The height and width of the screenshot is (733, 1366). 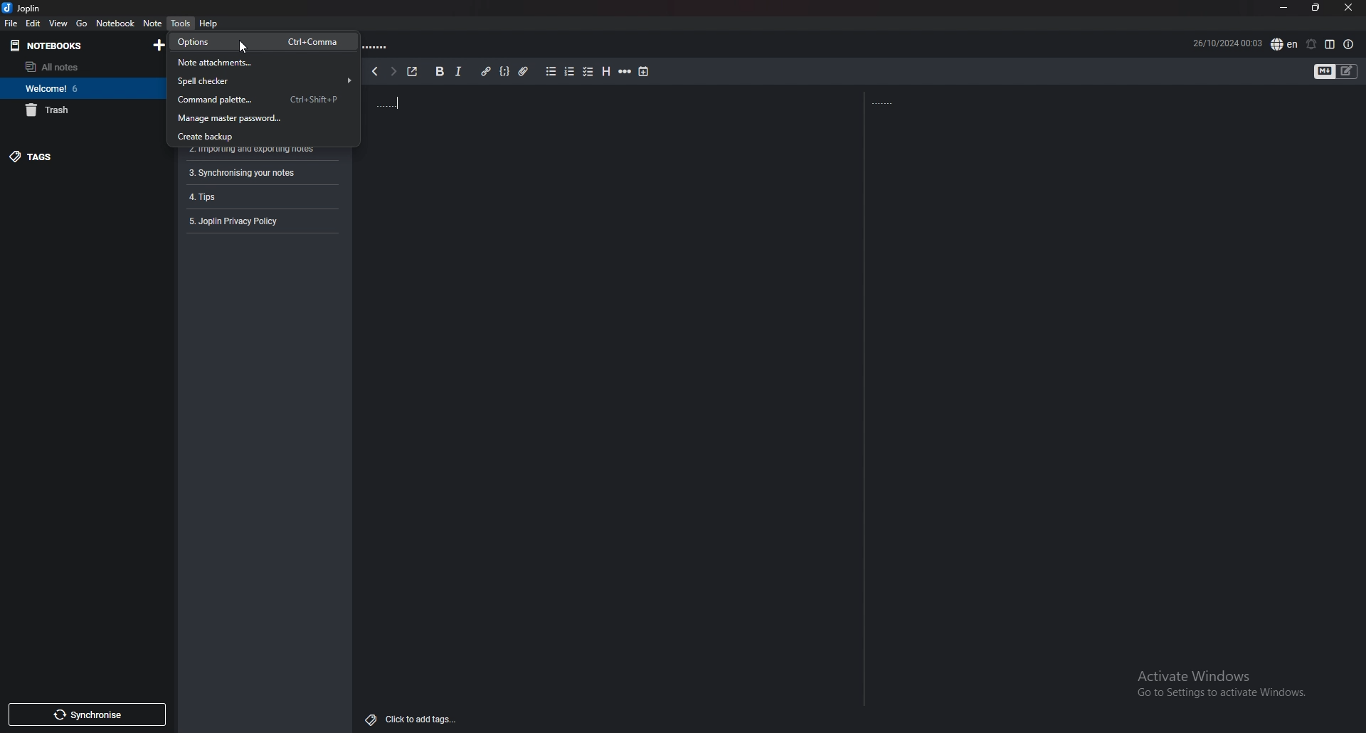 What do you see at coordinates (430, 102) in the screenshot?
I see `.......` at bounding box center [430, 102].